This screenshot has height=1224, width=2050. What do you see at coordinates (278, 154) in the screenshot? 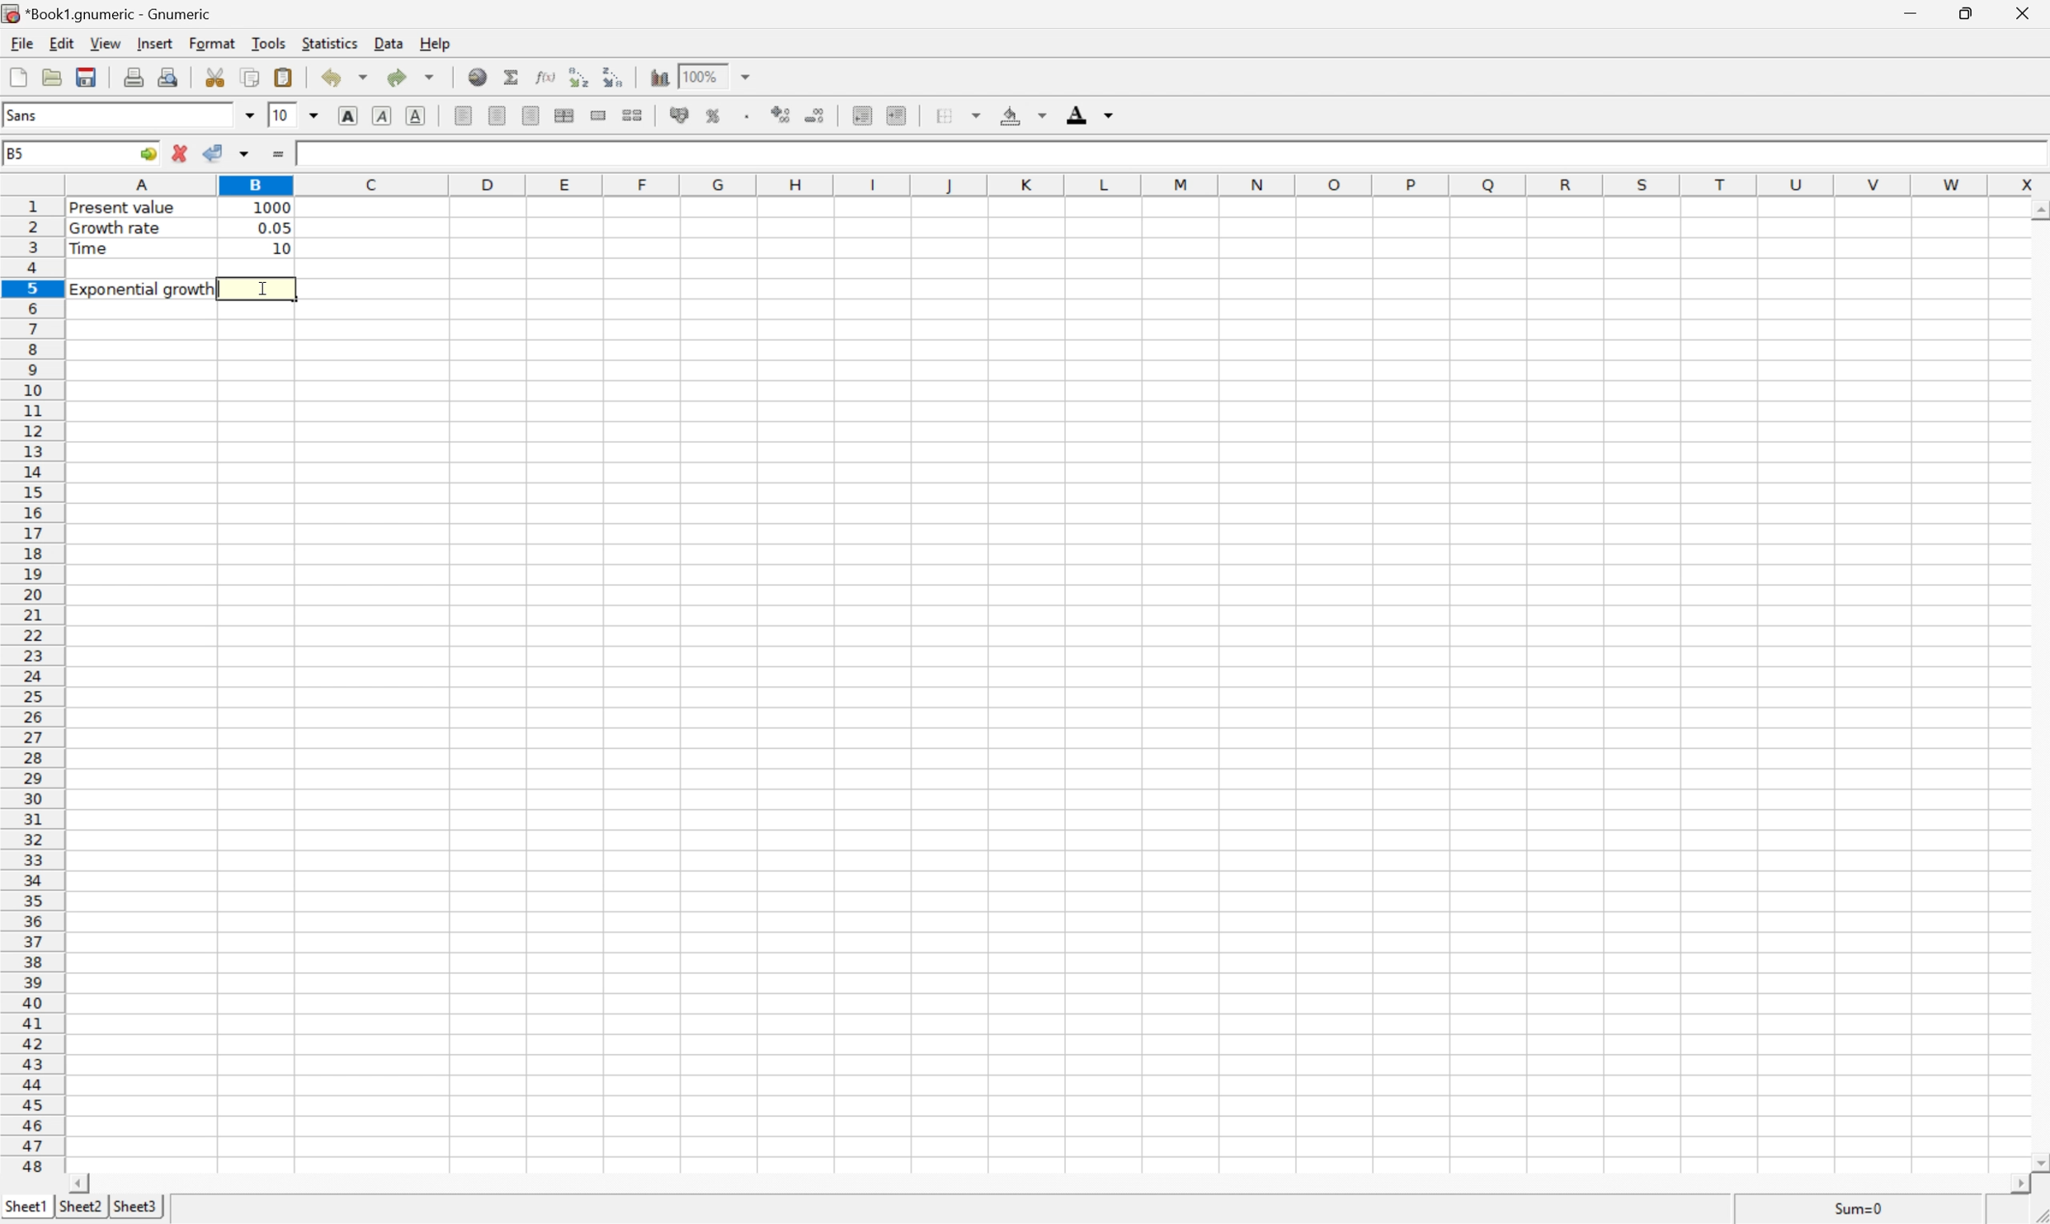
I see `Enter formula` at bounding box center [278, 154].